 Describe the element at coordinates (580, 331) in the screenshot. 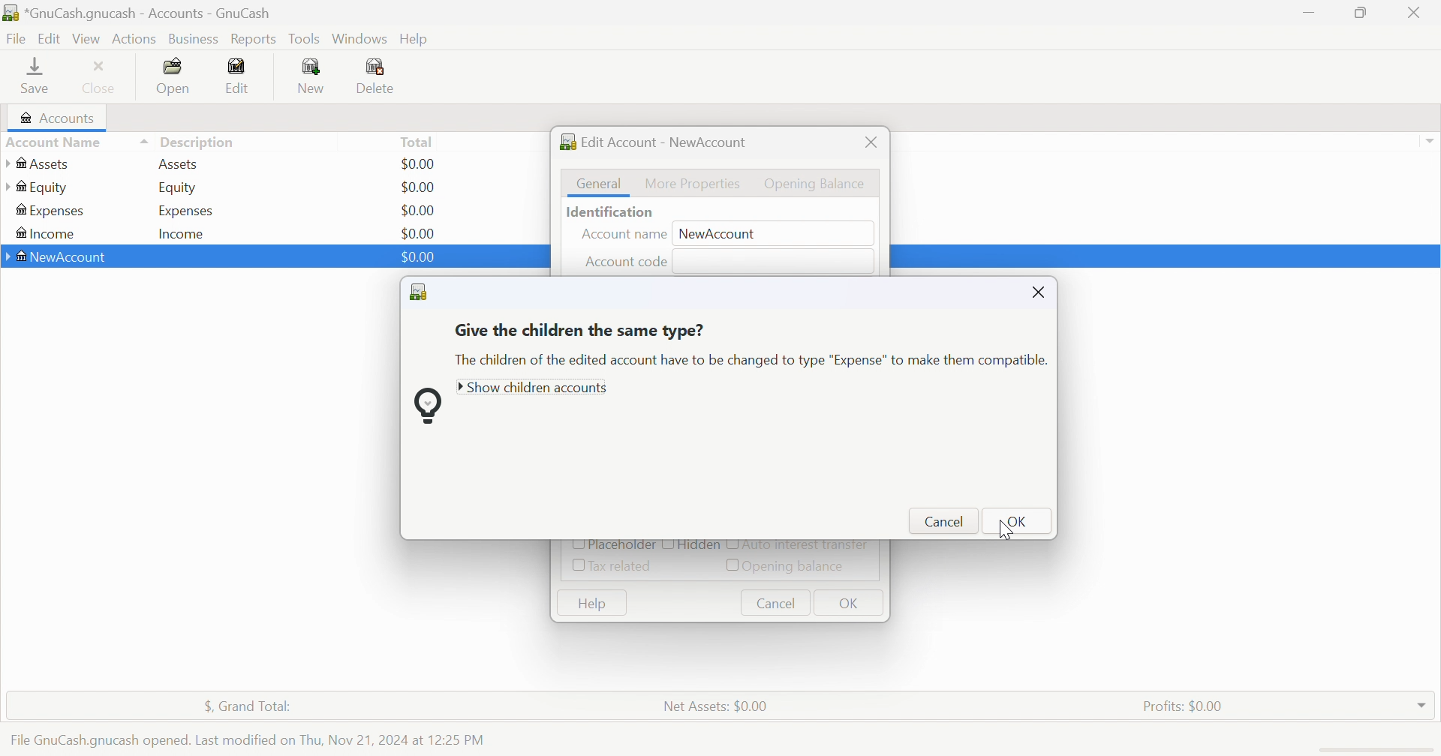

I see `Give the children the same type?` at that location.